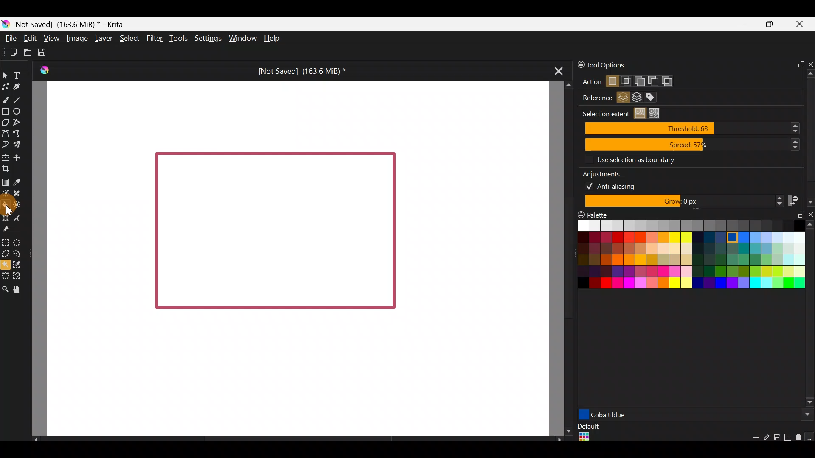 Image resolution: width=815 pixels, height=458 pixels. I want to click on Sample a colour from the image/current layer, so click(19, 181).